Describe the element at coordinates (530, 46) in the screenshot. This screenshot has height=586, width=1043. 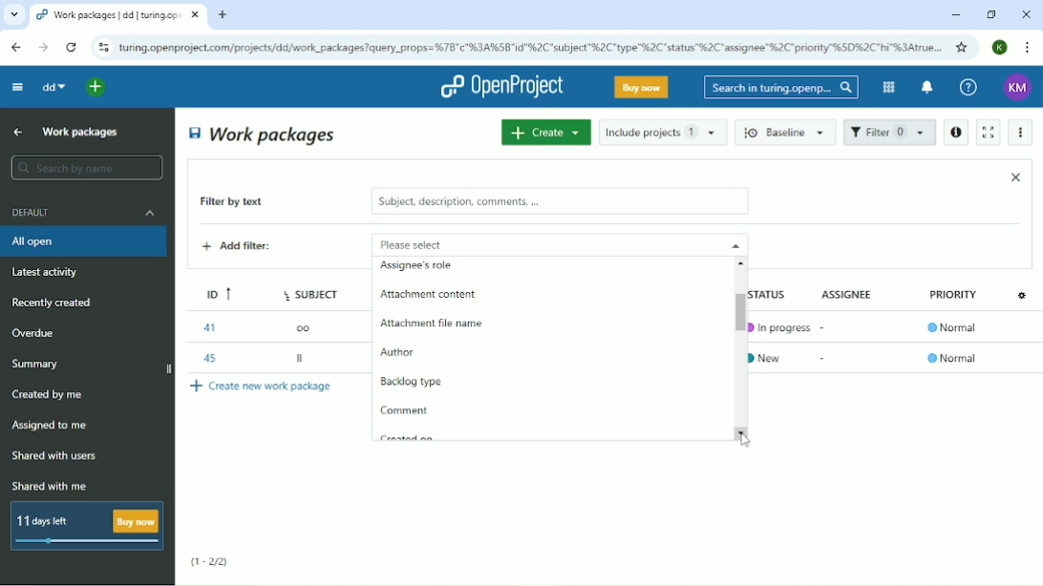
I see `Site address` at that location.